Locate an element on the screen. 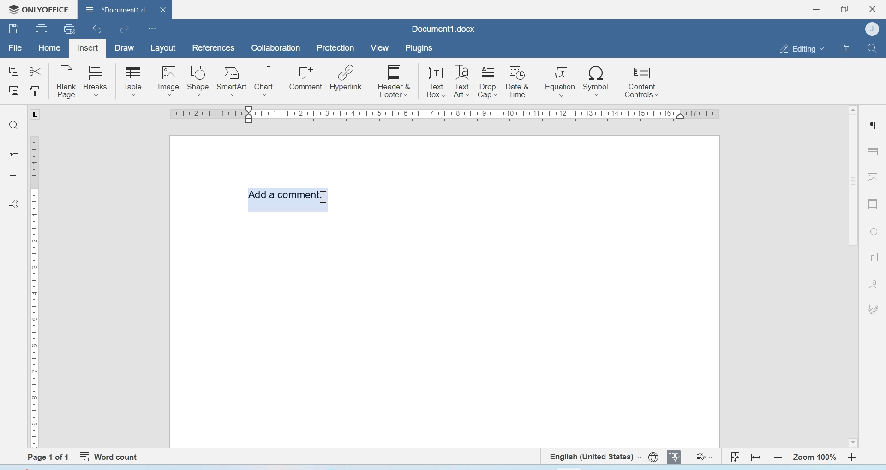 The width and height of the screenshot is (886, 470). Page 1 of 1 is located at coordinates (41, 457).